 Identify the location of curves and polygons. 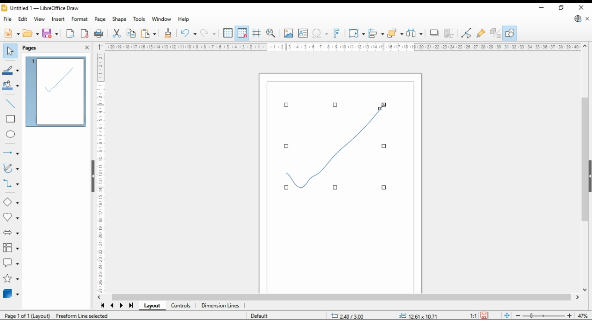
(10, 168).